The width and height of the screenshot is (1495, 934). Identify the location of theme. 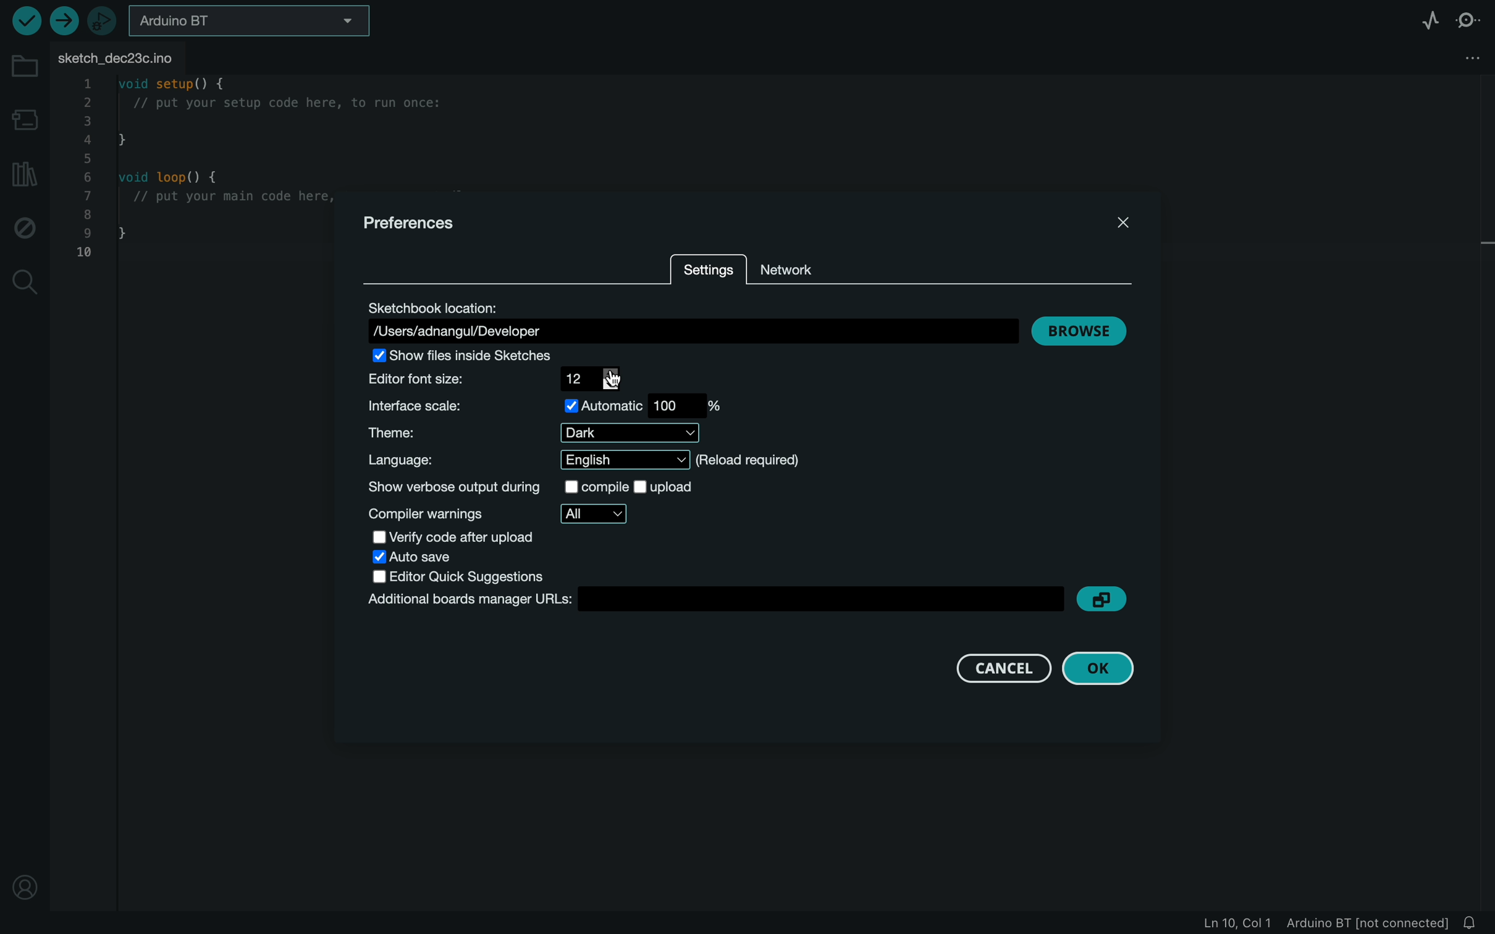
(534, 432).